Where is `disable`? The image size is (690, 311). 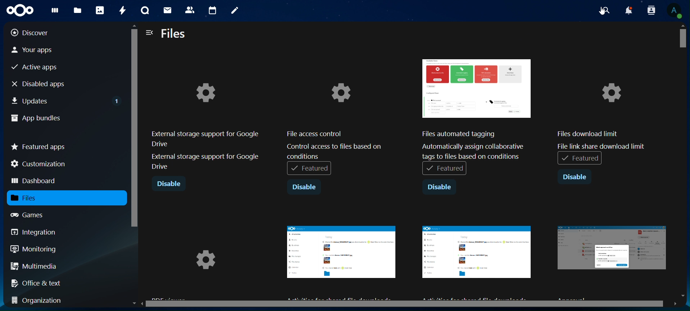
disable is located at coordinates (170, 185).